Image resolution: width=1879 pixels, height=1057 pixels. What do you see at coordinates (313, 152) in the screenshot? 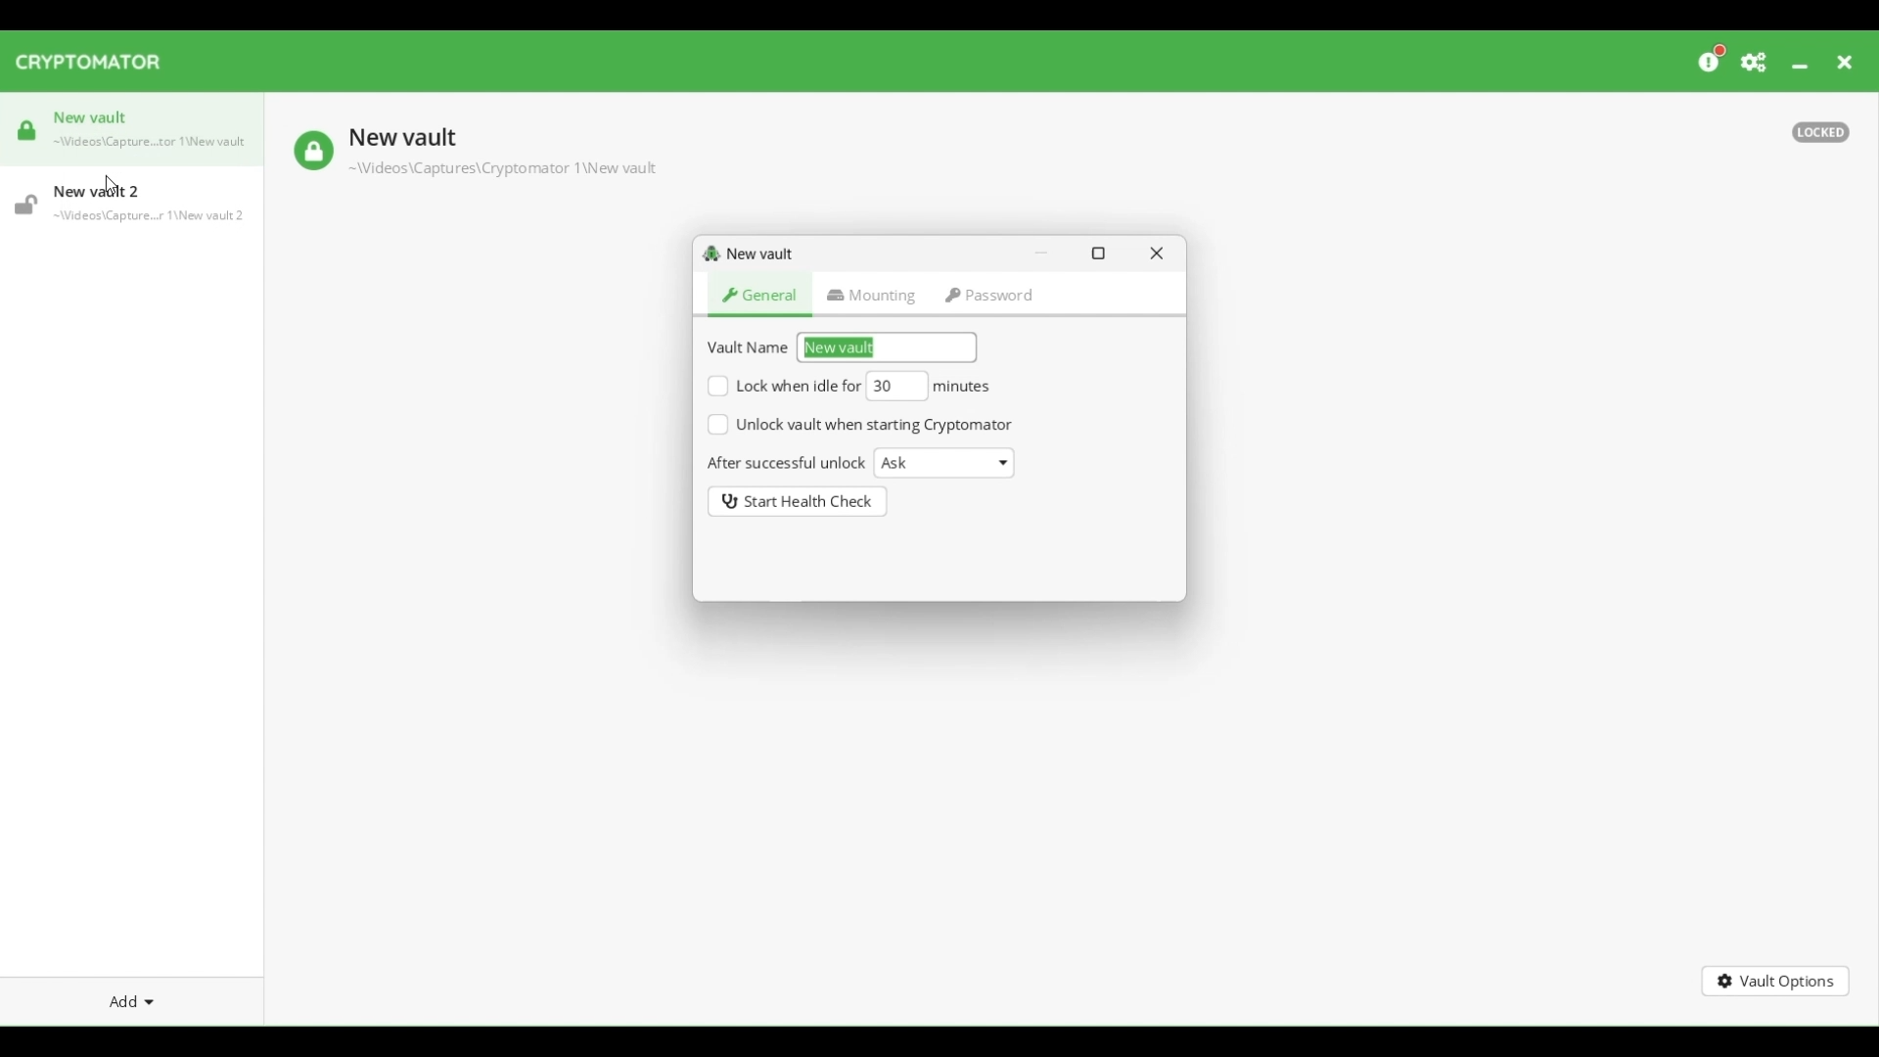
I see `Status of selected vault` at bounding box center [313, 152].